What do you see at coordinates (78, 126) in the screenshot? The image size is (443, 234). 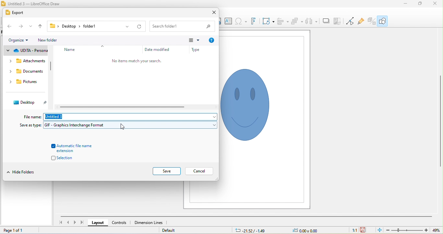 I see `GIF format` at bounding box center [78, 126].